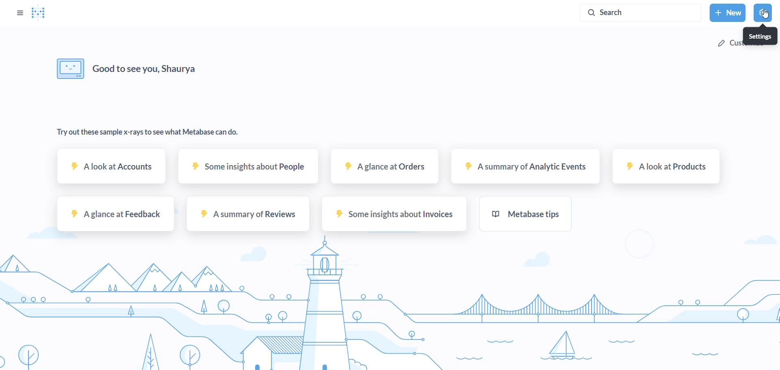  What do you see at coordinates (642, 13) in the screenshot?
I see `search button` at bounding box center [642, 13].